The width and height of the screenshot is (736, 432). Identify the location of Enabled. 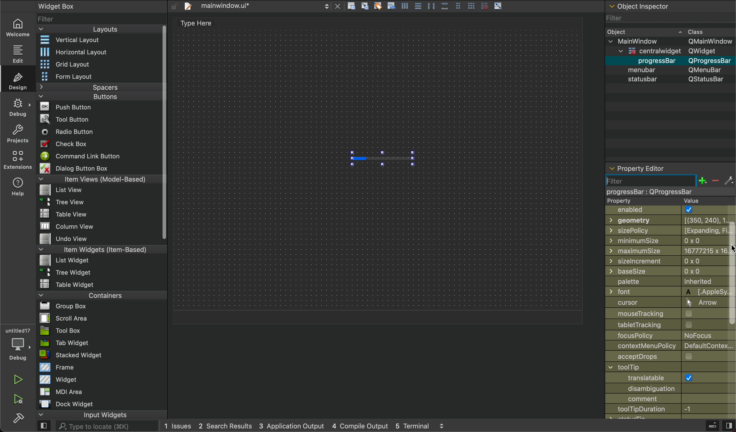
(663, 211).